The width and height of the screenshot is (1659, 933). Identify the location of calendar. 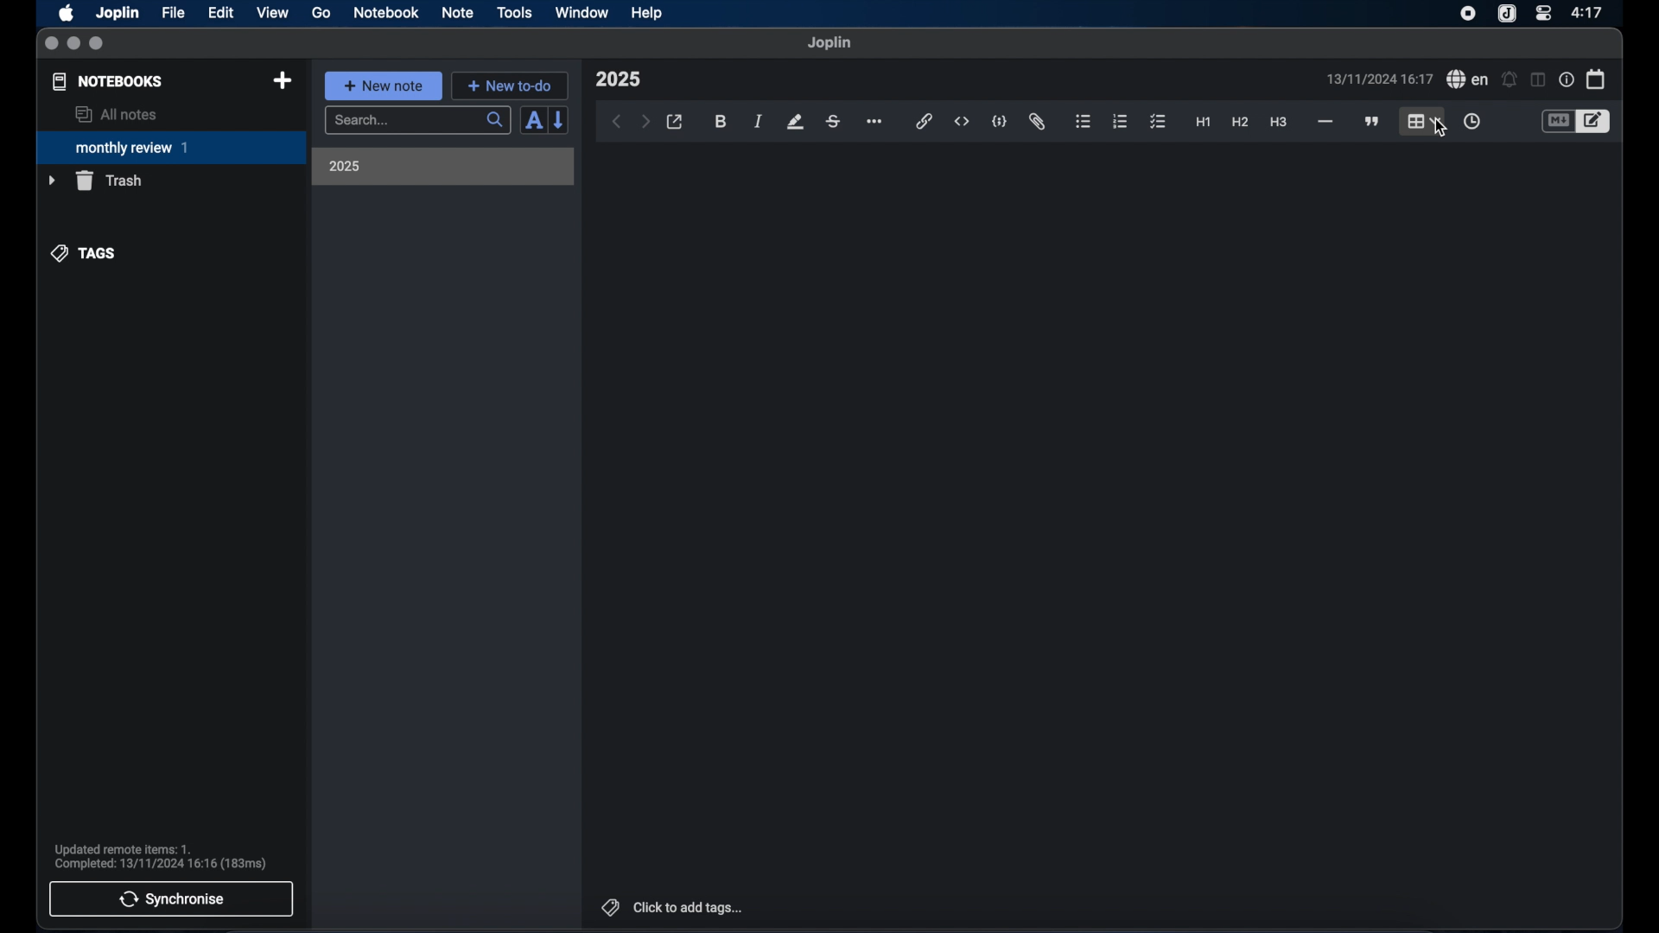
(1597, 79).